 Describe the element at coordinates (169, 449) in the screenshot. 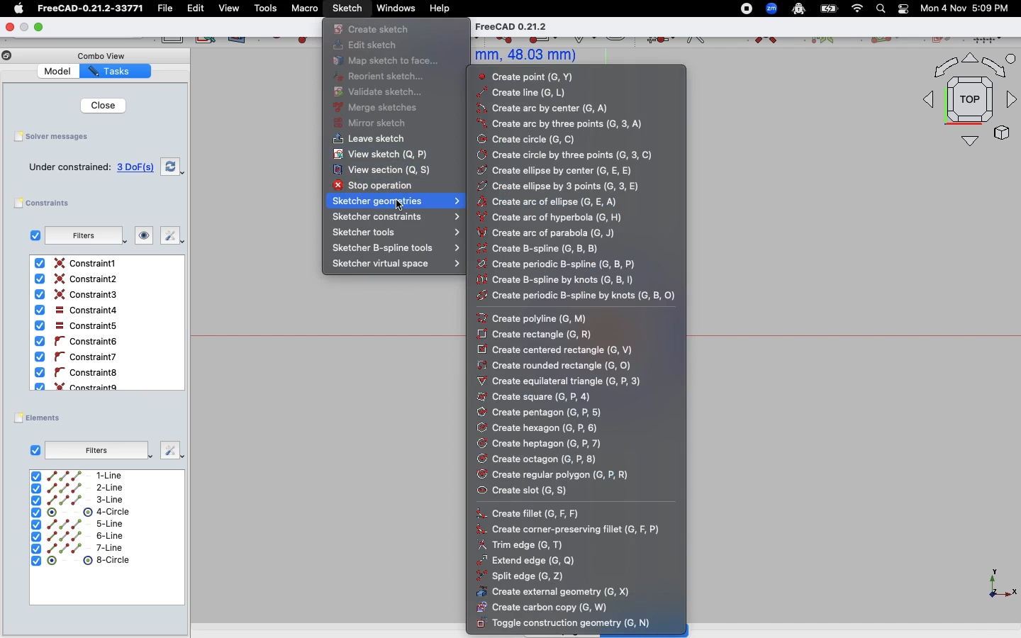

I see `Fix` at that location.